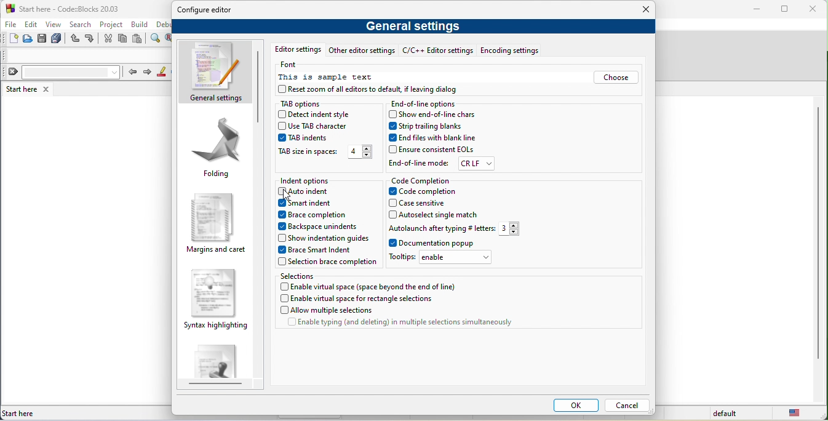 This screenshot has height=421, width=828. Describe the element at coordinates (428, 205) in the screenshot. I see `case sesitive` at that location.